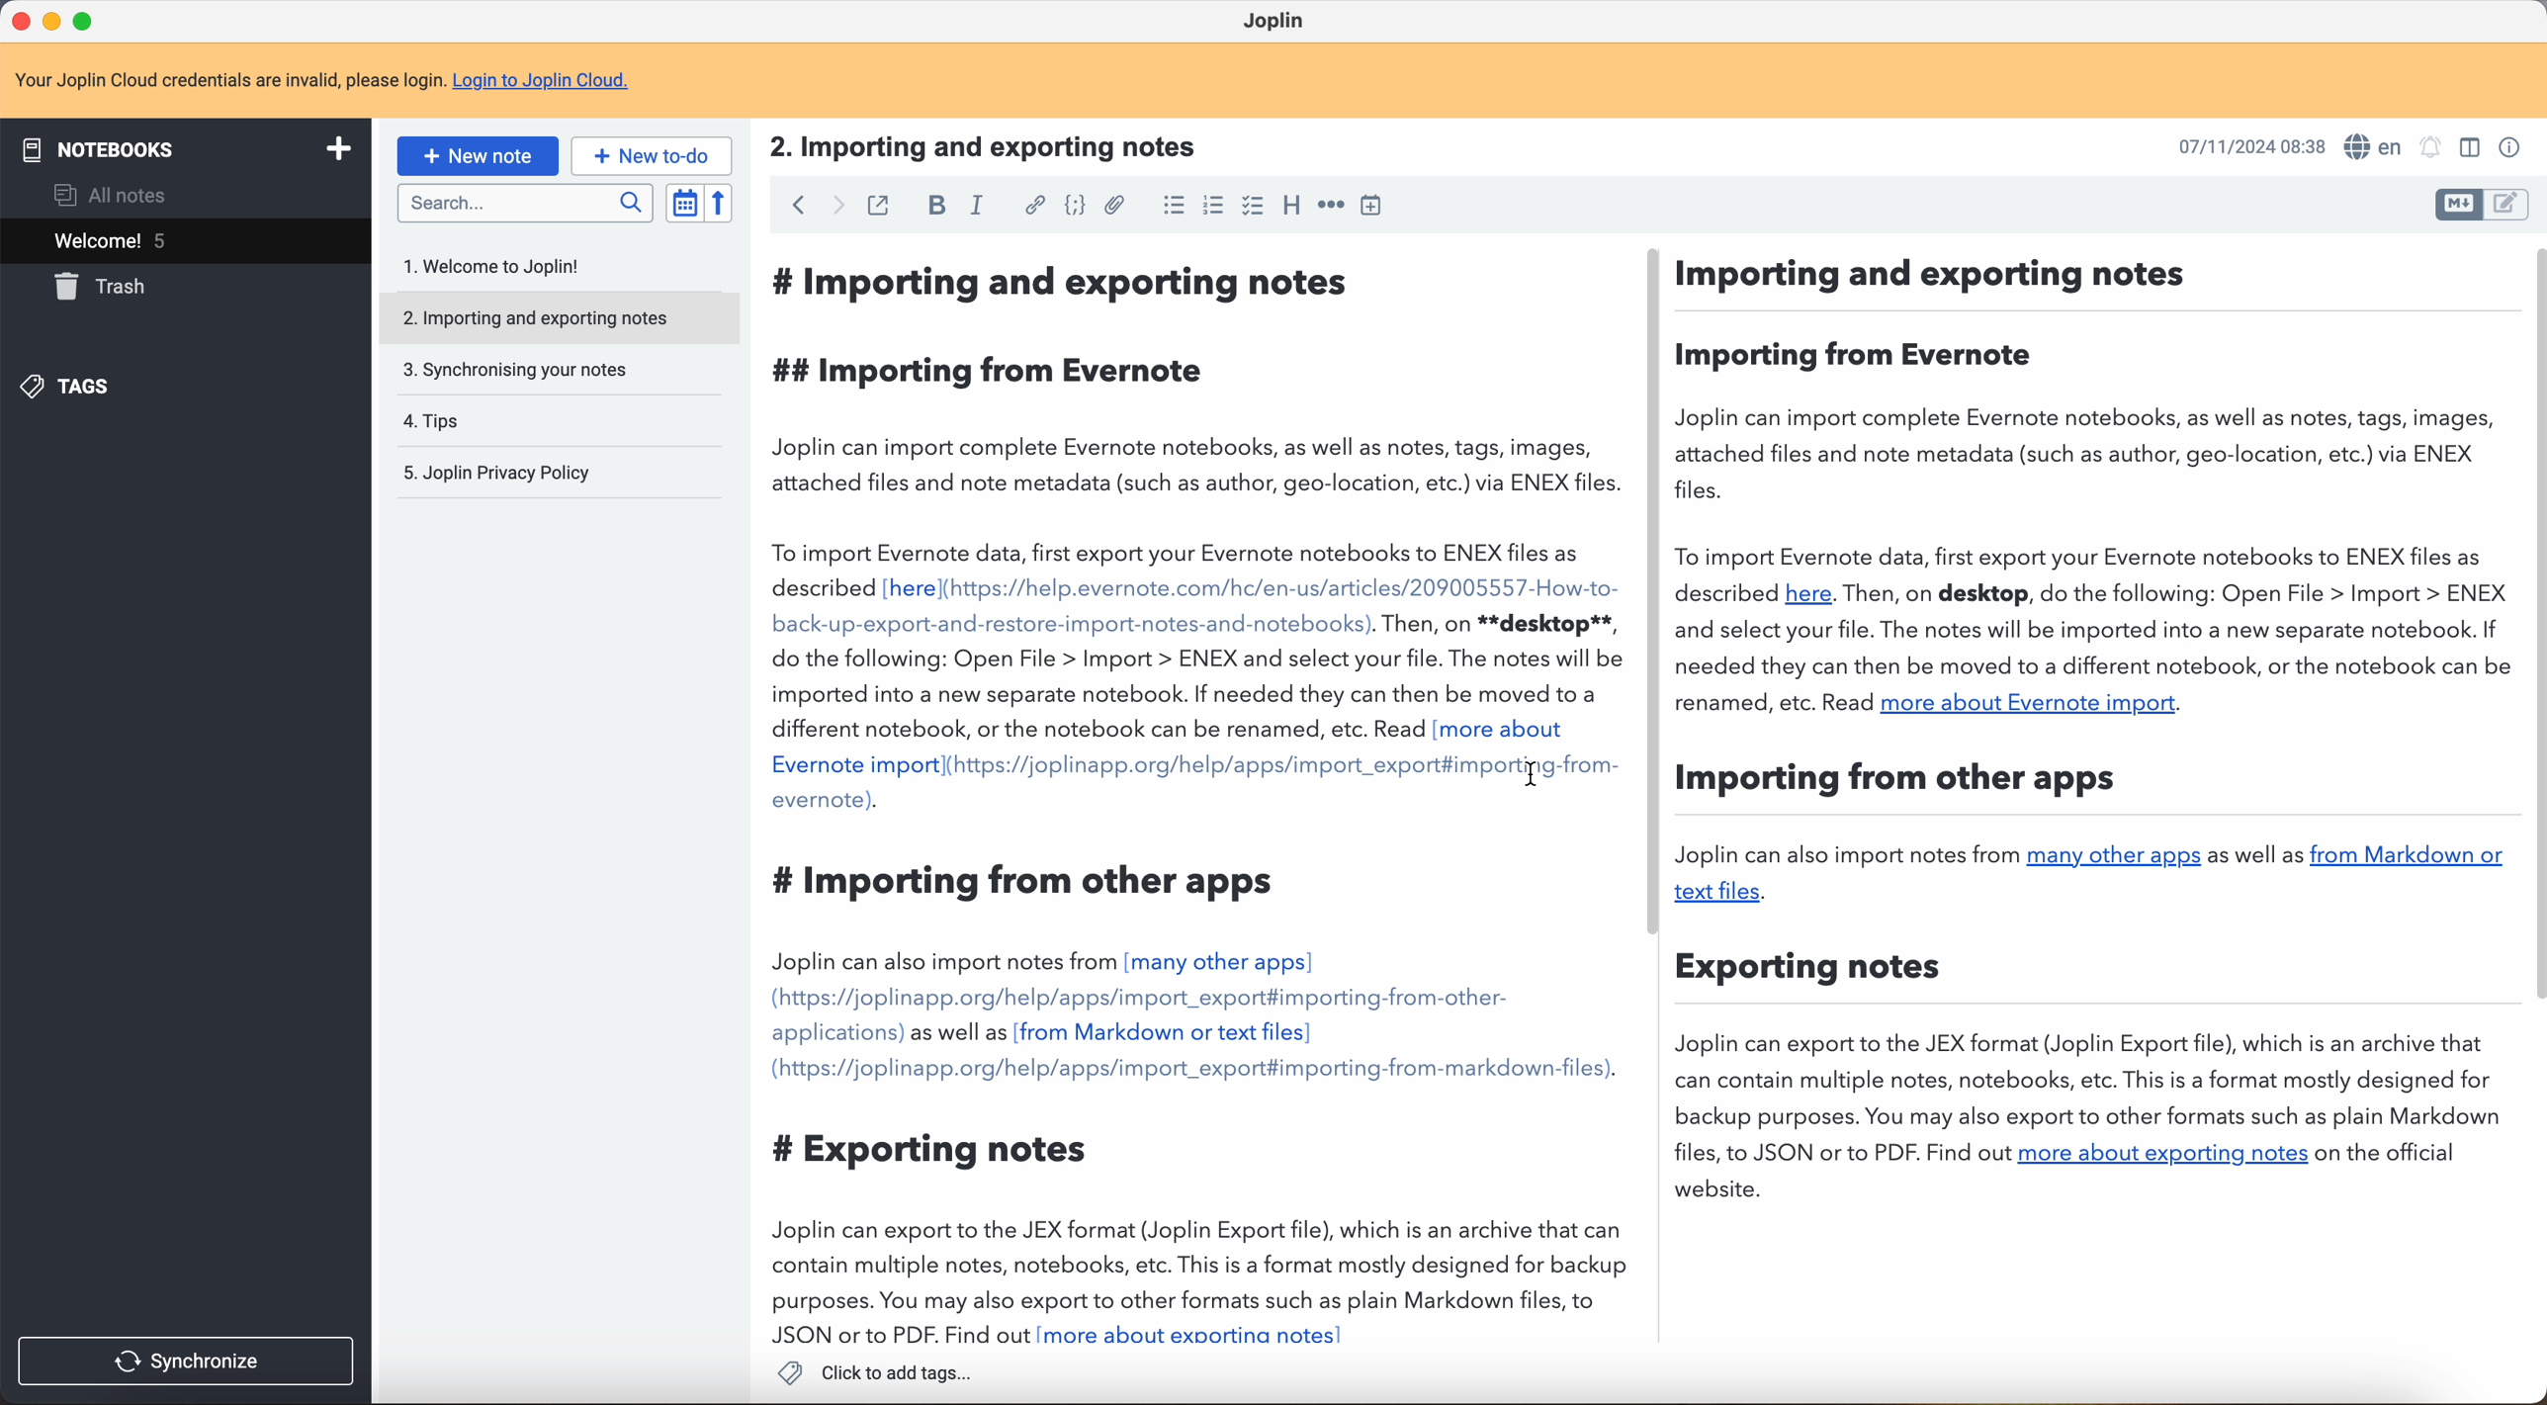  Describe the element at coordinates (339, 81) in the screenshot. I see `Your Joplin Cloud credentials are invalid, please login. Login to Joplin Cloud.` at that location.